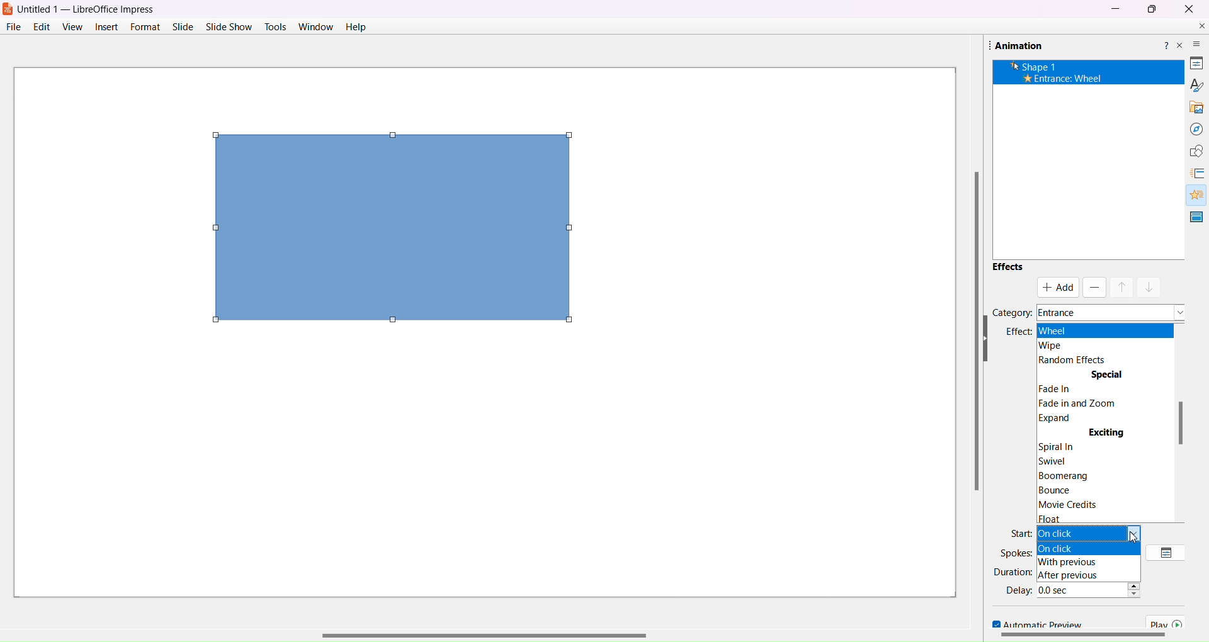 The width and height of the screenshot is (1209, 642). I want to click on Delay, so click(1017, 590).